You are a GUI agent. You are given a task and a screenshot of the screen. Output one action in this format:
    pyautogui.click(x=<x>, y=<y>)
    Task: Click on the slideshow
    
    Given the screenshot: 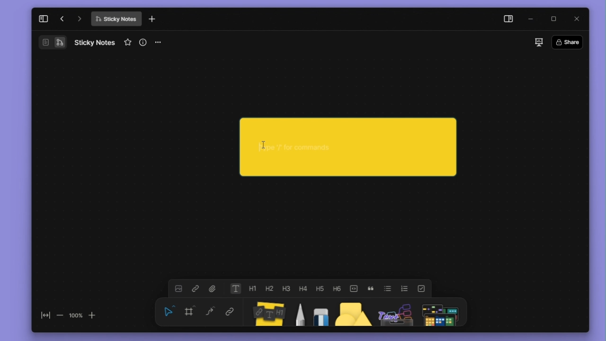 What is the action you would take?
    pyautogui.click(x=538, y=42)
    